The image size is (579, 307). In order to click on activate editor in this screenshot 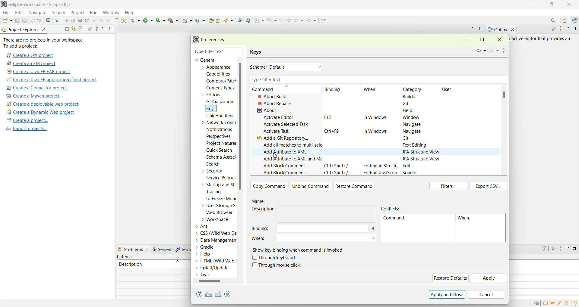, I will do `click(280, 117)`.